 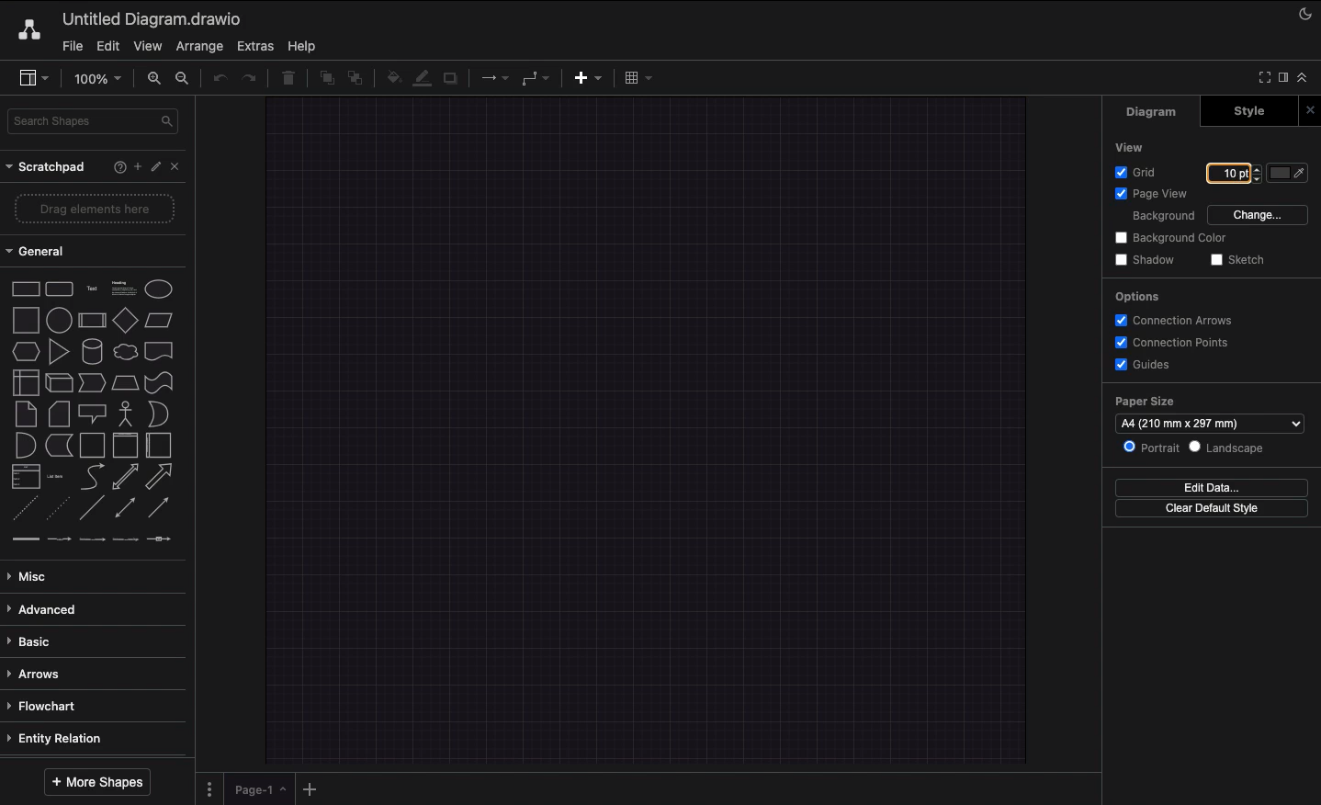 I want to click on Misc, so click(x=34, y=576).